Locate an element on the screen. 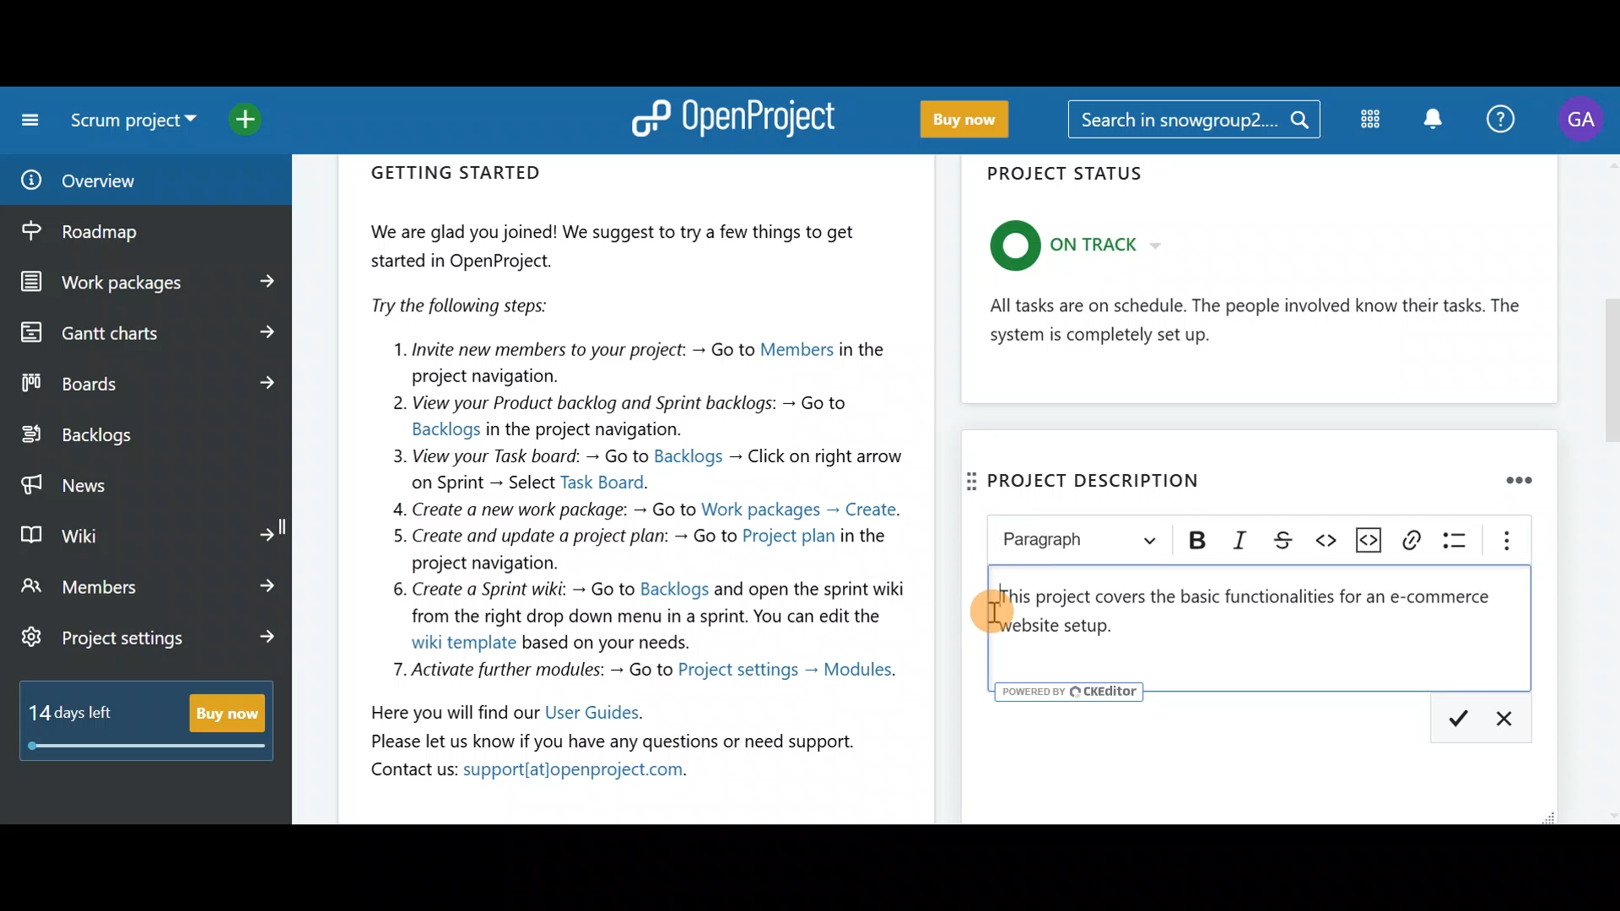  Insert code snippet is located at coordinates (1368, 538).